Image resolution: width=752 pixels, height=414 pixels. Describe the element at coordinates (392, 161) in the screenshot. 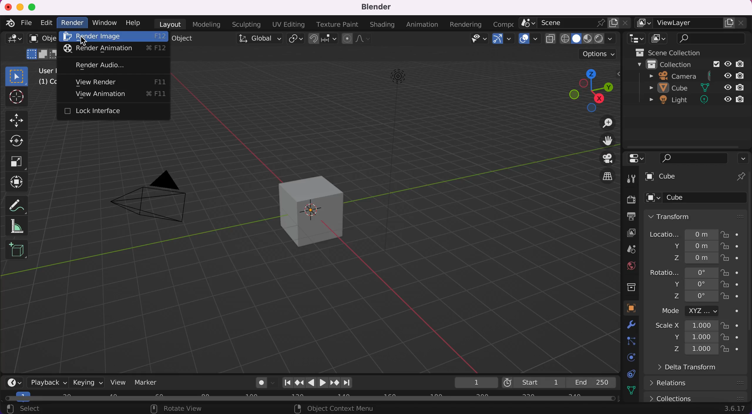

I see `light` at that location.